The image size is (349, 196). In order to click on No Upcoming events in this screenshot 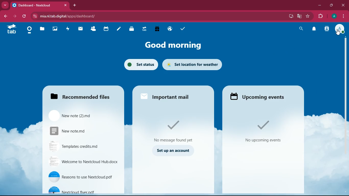, I will do `click(263, 141)`.